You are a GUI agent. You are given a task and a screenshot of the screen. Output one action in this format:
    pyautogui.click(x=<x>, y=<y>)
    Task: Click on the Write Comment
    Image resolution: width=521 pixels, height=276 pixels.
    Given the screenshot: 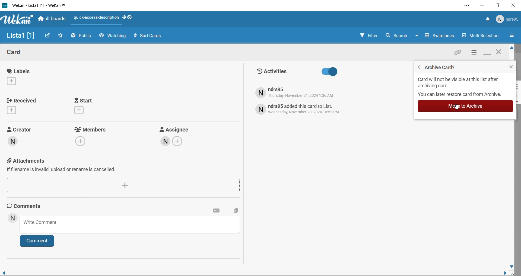 What is the action you would take?
    pyautogui.click(x=128, y=225)
    